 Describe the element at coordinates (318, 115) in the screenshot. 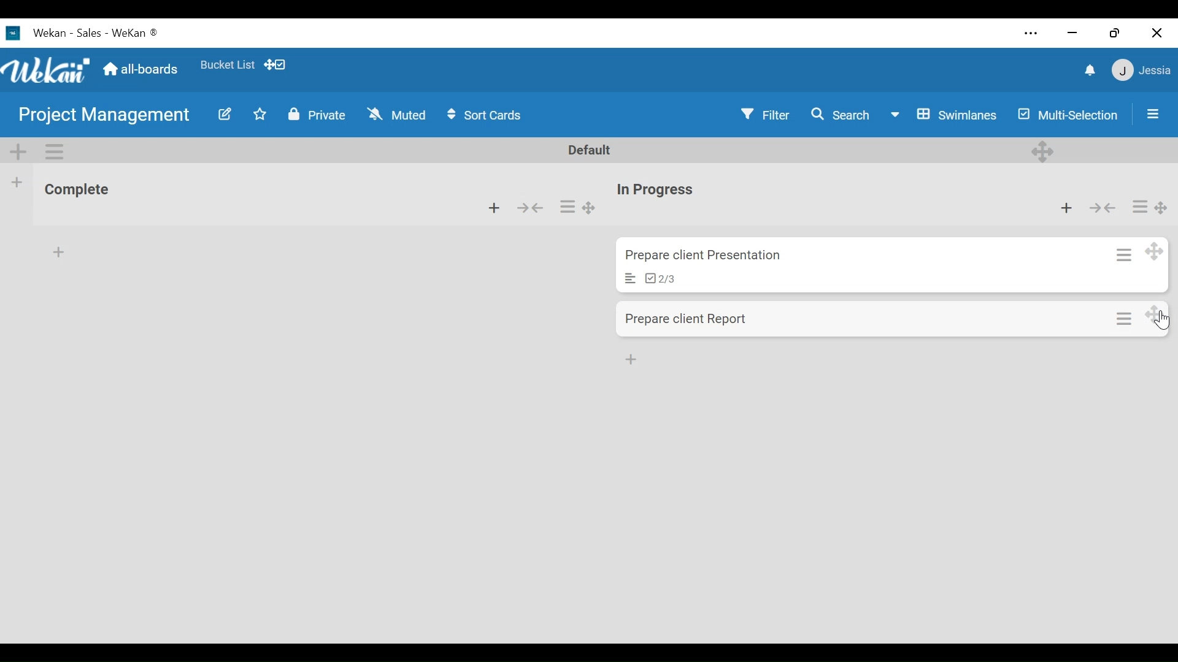

I see `Private` at that location.